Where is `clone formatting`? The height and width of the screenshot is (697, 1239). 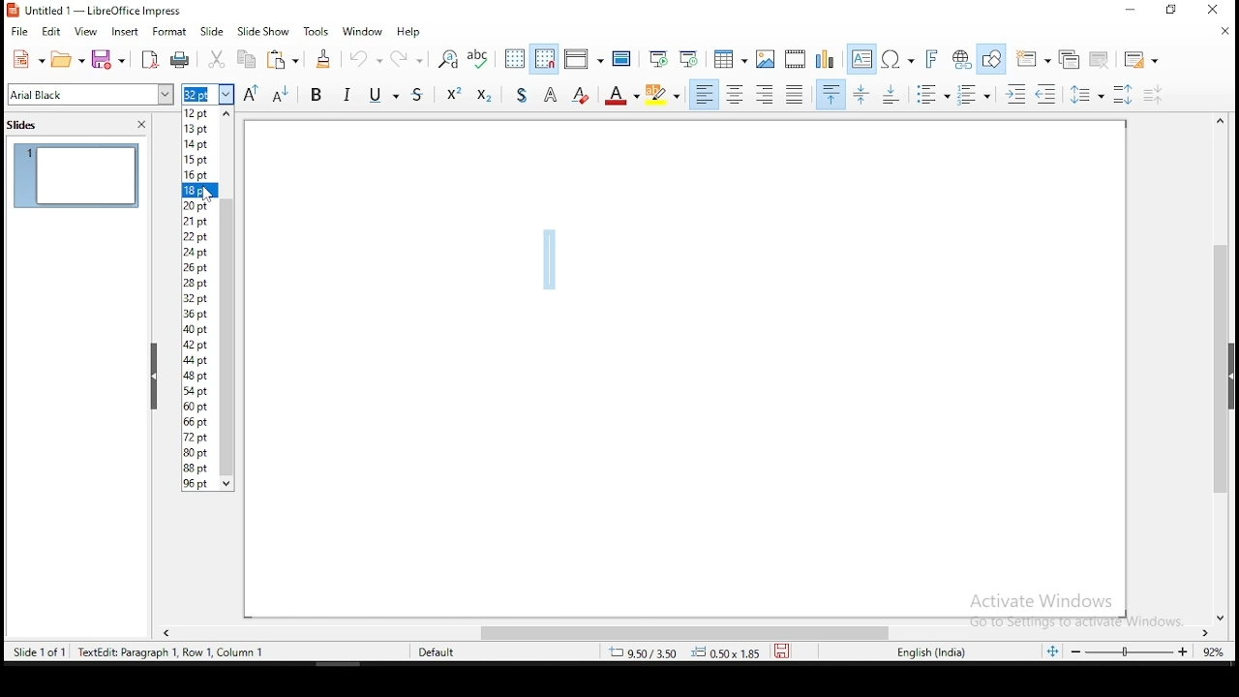
clone formatting is located at coordinates (325, 58).